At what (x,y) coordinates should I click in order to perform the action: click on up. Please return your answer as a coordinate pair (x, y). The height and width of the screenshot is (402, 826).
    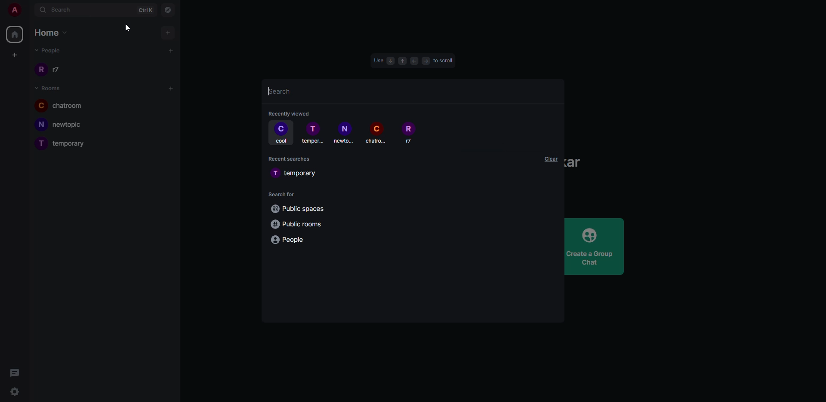
    Looking at the image, I should click on (401, 60).